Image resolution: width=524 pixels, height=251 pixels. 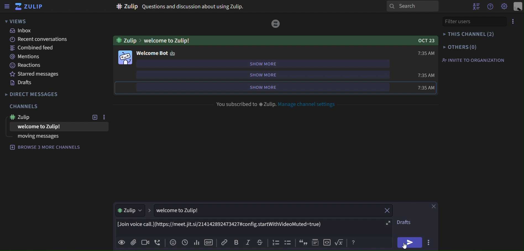 What do you see at coordinates (46, 127) in the screenshot?
I see `welcome to Zulip!` at bounding box center [46, 127].